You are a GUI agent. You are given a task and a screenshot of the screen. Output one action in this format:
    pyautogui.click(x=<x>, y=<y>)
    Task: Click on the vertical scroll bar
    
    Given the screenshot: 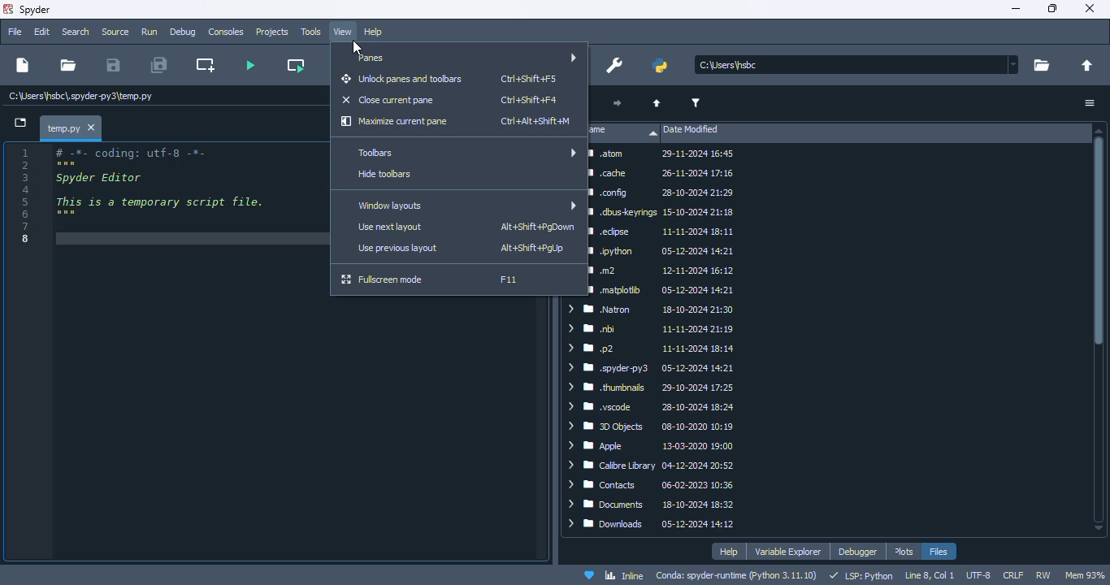 What is the action you would take?
    pyautogui.click(x=1099, y=329)
    